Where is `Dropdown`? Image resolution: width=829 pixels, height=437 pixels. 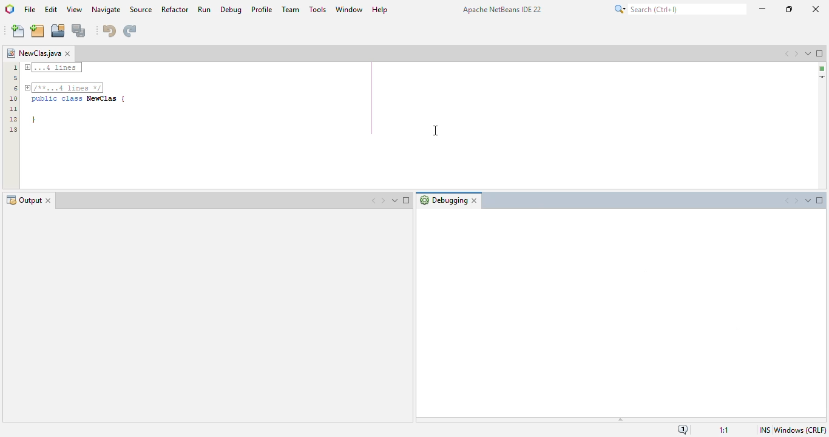
Dropdown is located at coordinates (396, 202).